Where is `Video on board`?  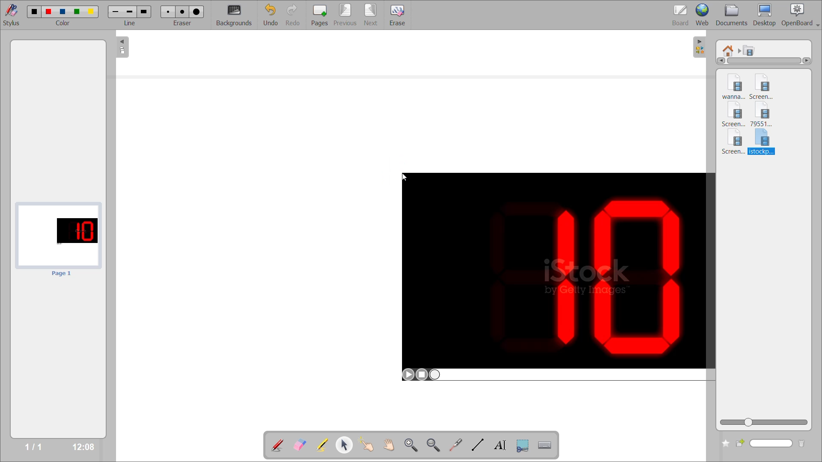 Video on board is located at coordinates (566, 275).